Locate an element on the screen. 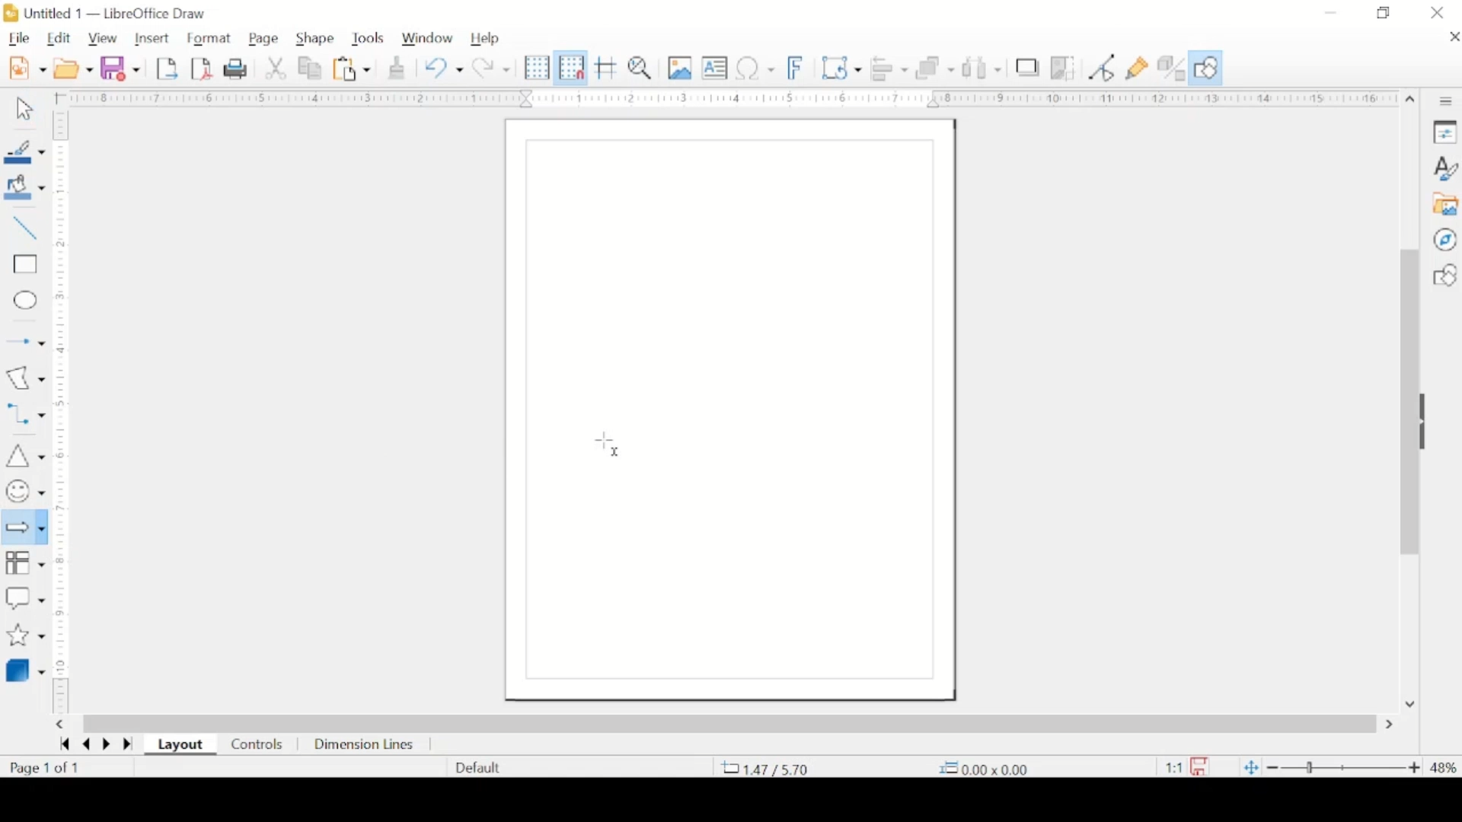 The image size is (1462, 822). basic shape is located at coordinates (1444, 275).